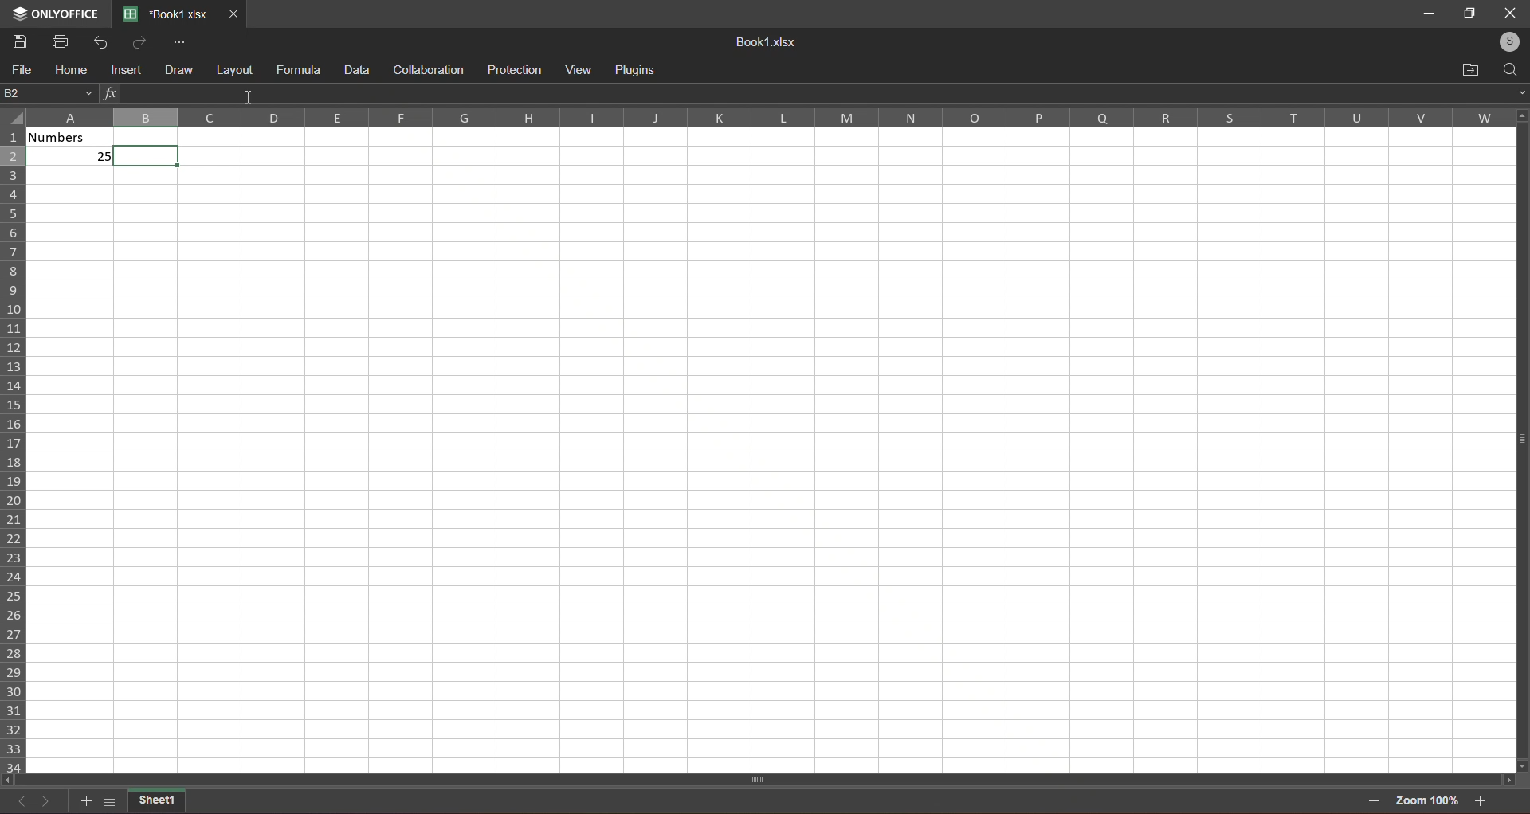 Image resolution: width=1530 pixels, height=814 pixels. I want to click on insert, so click(121, 71).